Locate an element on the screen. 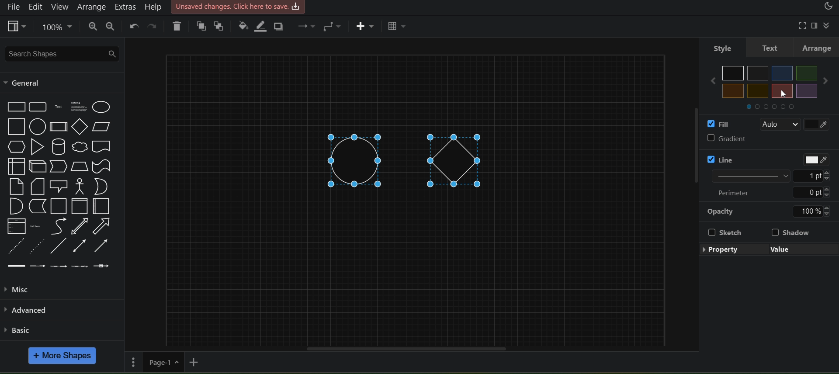  Data Storage is located at coordinates (37, 206).